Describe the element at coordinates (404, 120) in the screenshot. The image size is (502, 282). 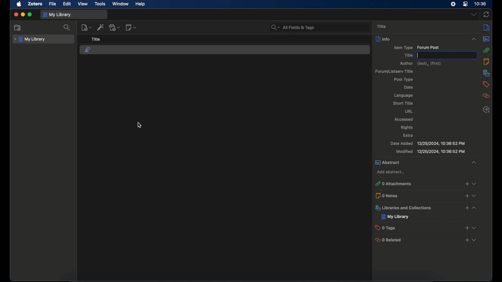
I see `accessed` at that location.